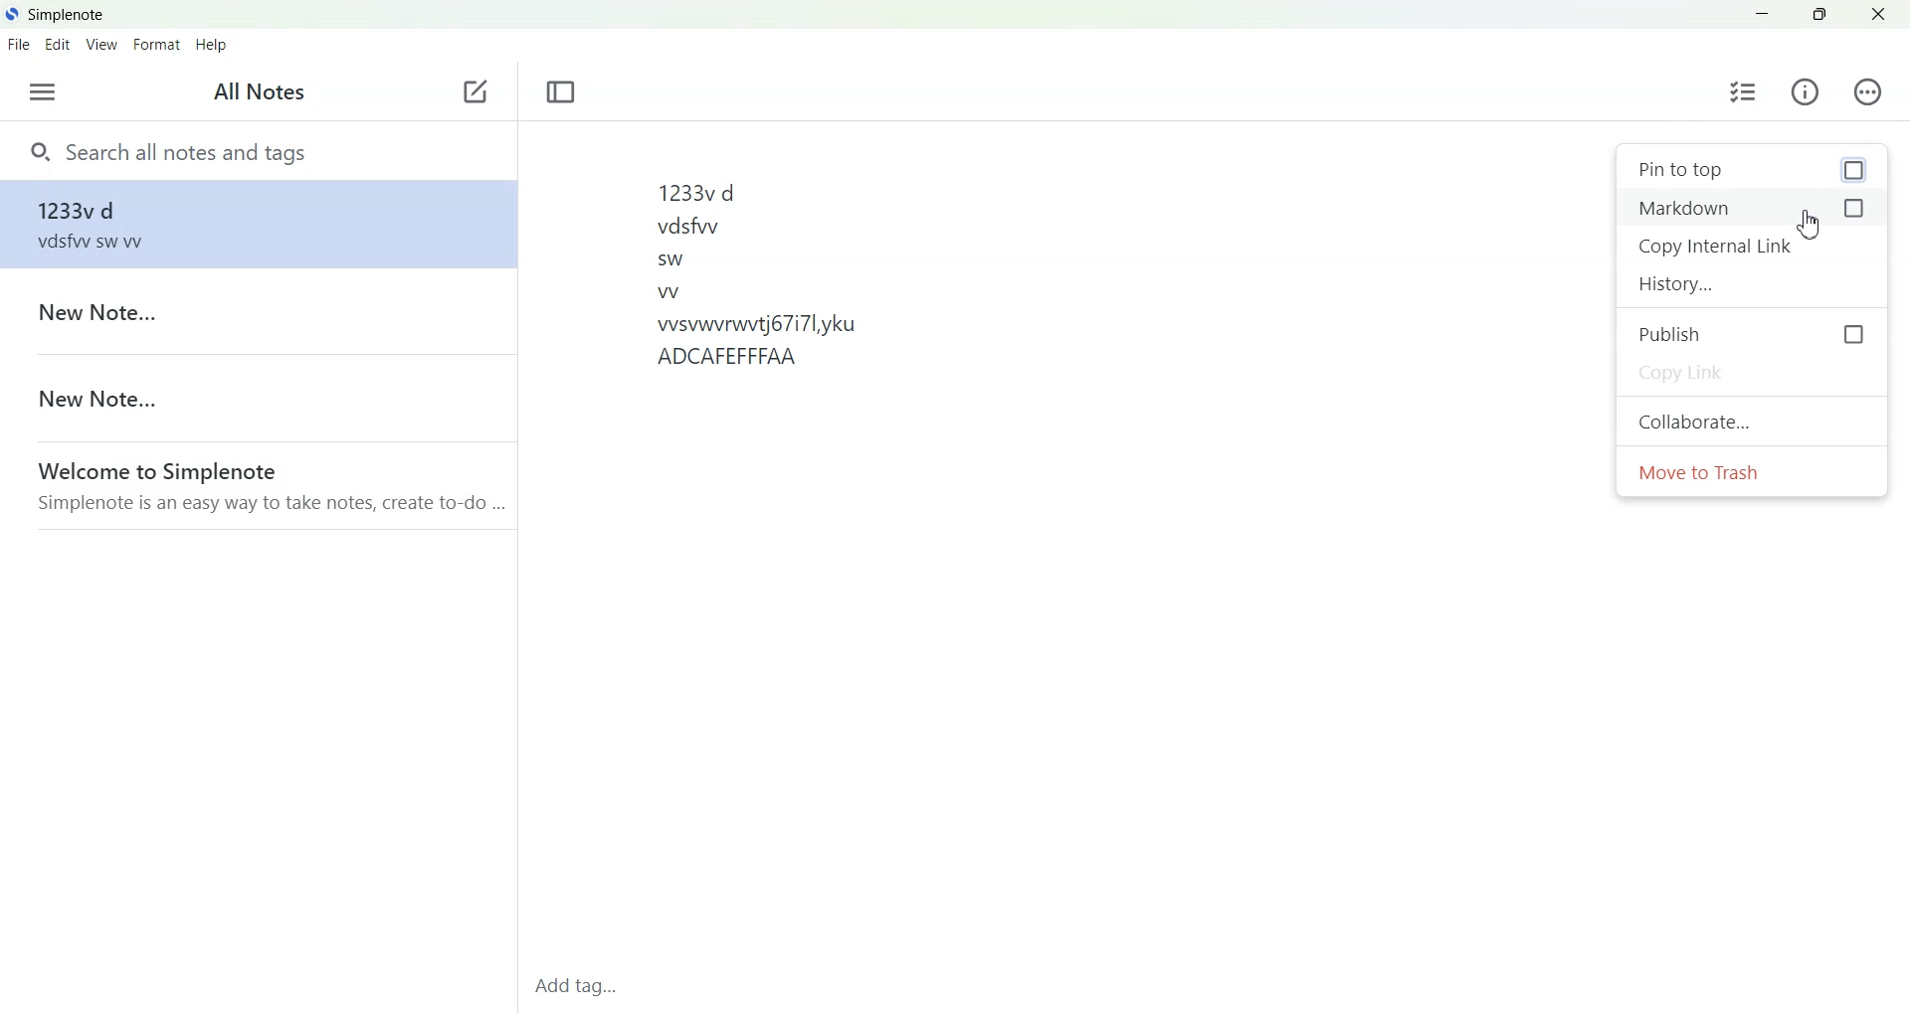 The image size is (1910, 1014). Describe the element at coordinates (1867, 91) in the screenshot. I see `Action` at that location.